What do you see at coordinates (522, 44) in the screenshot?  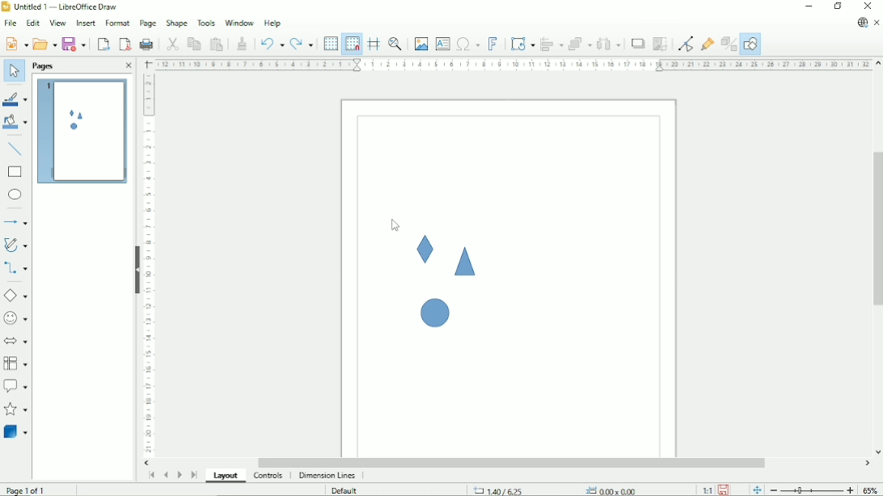 I see `Transformations` at bounding box center [522, 44].